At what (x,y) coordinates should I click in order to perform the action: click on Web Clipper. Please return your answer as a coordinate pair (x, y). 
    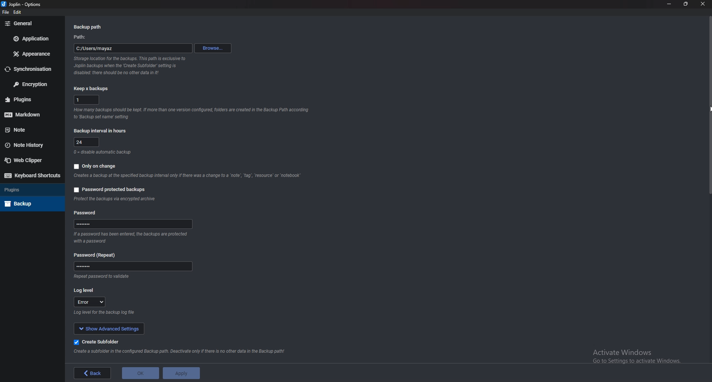
    Looking at the image, I should click on (29, 160).